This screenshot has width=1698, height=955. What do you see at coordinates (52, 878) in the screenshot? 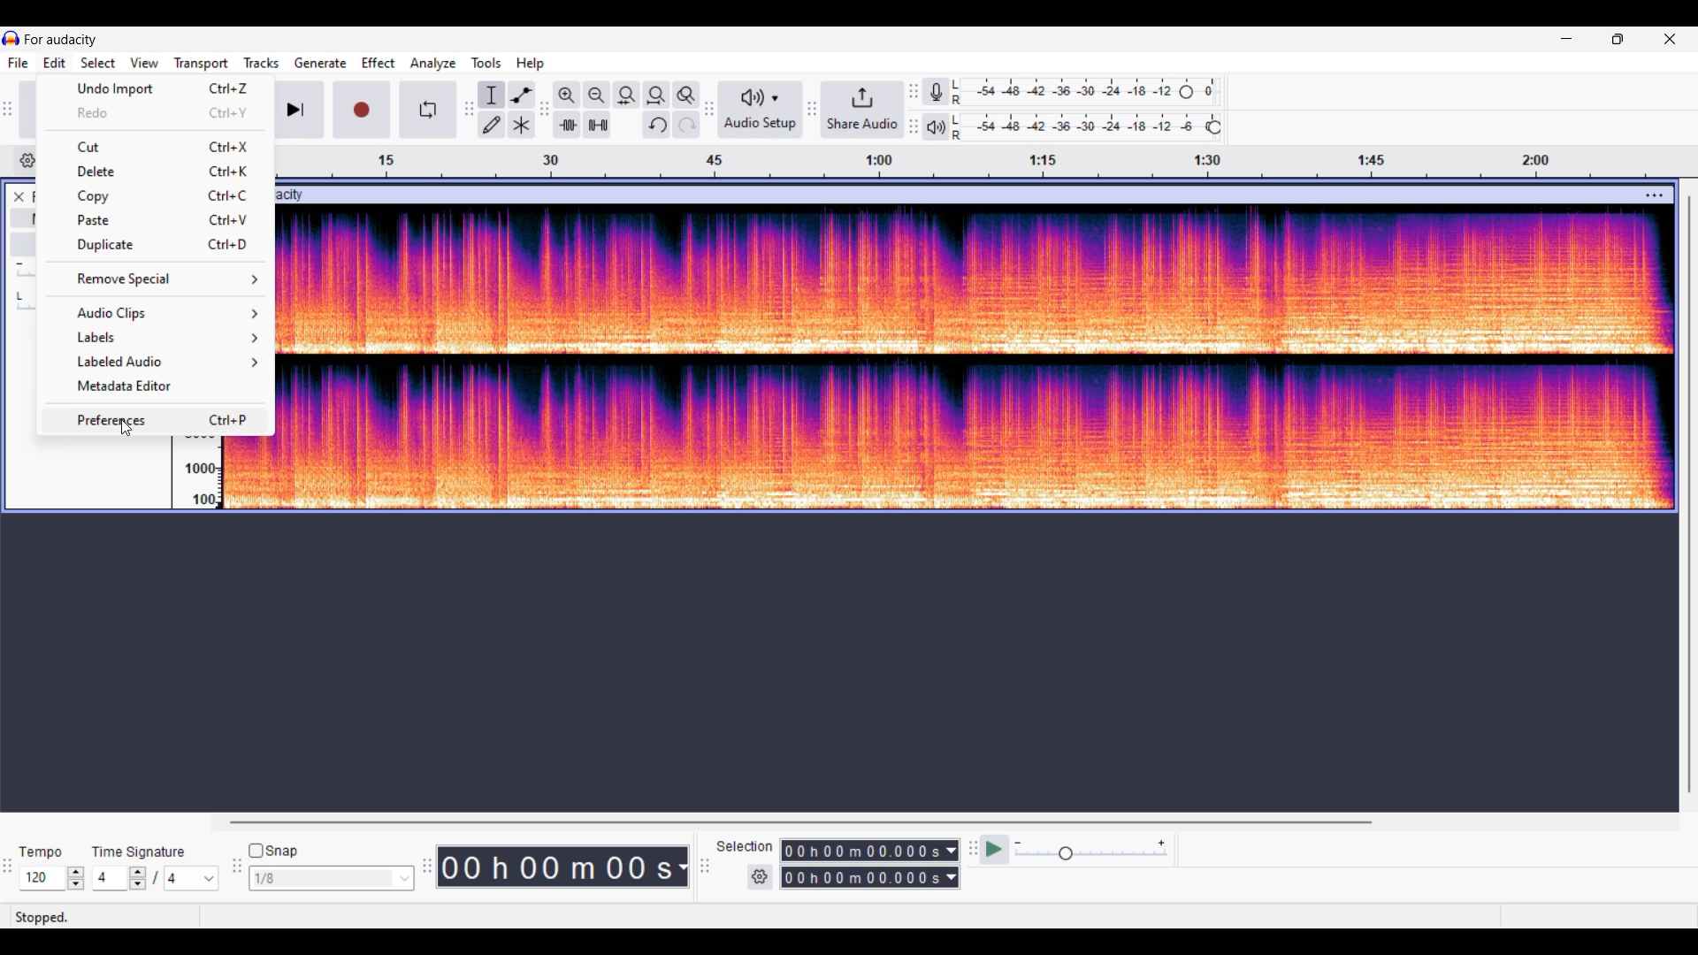
I see `Tempo settings` at bounding box center [52, 878].